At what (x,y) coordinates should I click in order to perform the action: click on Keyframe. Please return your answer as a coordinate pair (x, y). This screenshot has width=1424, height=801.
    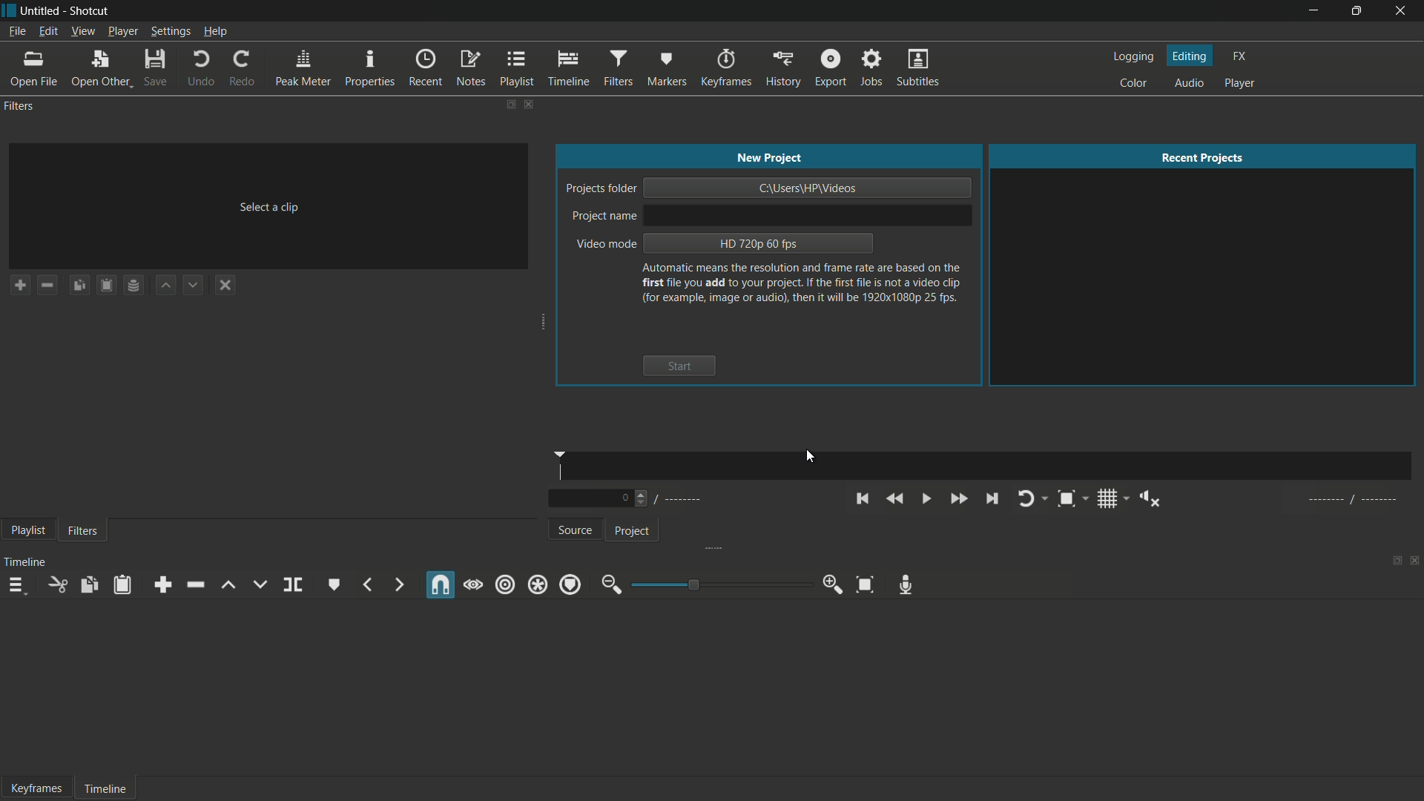
    Looking at the image, I should click on (32, 787).